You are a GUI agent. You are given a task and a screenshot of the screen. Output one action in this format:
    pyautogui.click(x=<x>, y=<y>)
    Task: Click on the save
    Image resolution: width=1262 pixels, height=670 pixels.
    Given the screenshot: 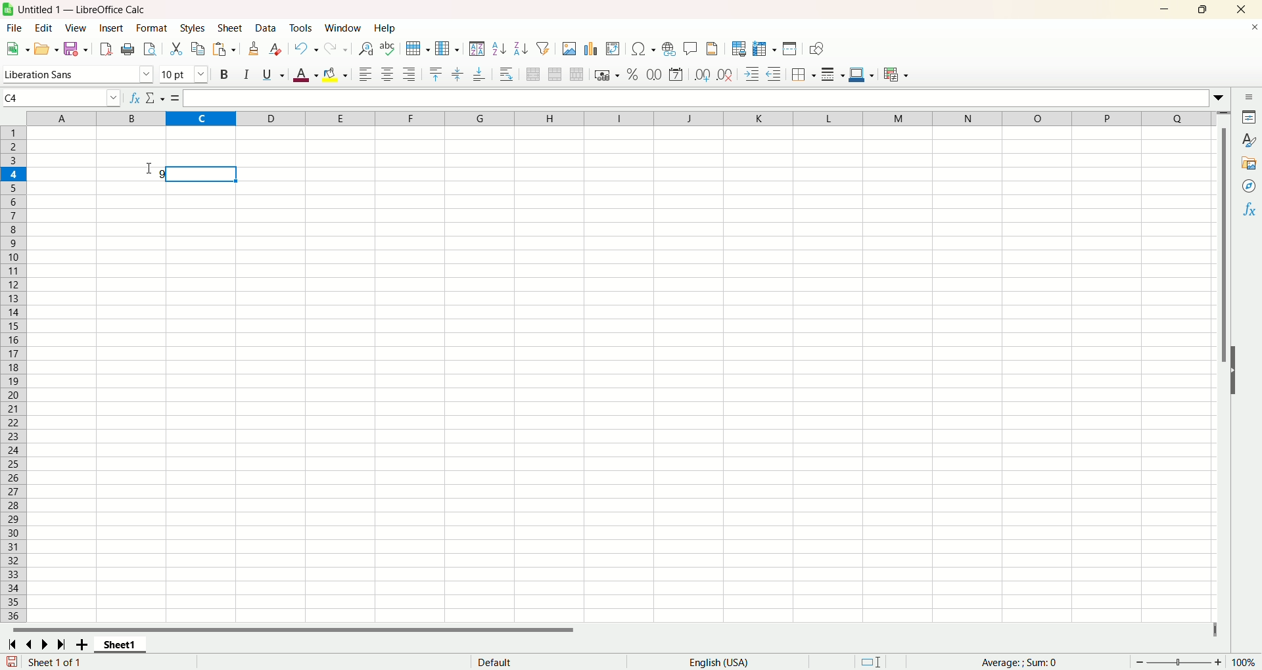 What is the action you would take?
    pyautogui.click(x=75, y=49)
    